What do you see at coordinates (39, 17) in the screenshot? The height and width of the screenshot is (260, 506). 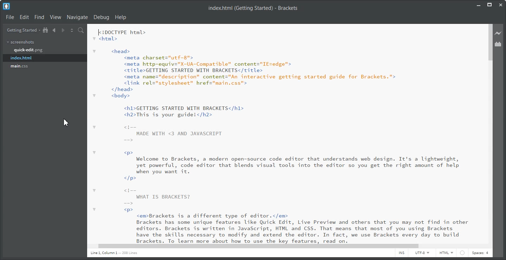 I see `Find` at bounding box center [39, 17].